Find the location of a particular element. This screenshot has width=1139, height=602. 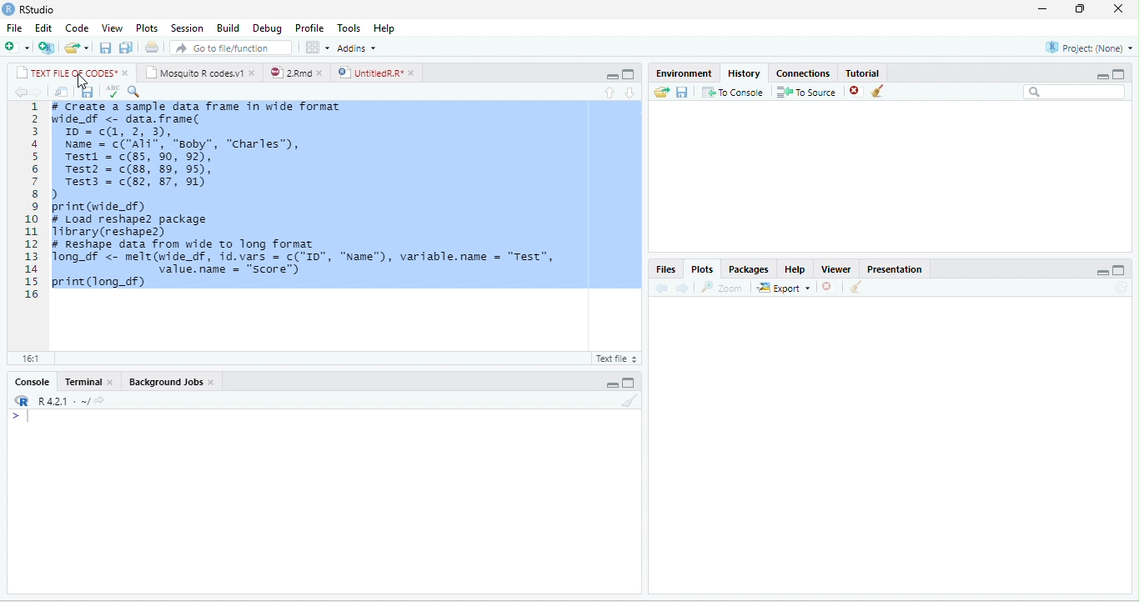

Plots is located at coordinates (703, 269).